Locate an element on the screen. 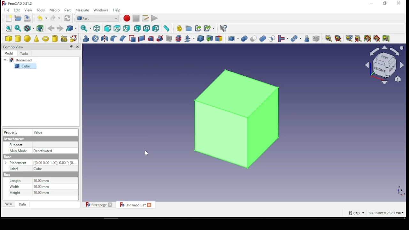 This screenshot has height=230, width=409. value is located at coordinates (42, 132).